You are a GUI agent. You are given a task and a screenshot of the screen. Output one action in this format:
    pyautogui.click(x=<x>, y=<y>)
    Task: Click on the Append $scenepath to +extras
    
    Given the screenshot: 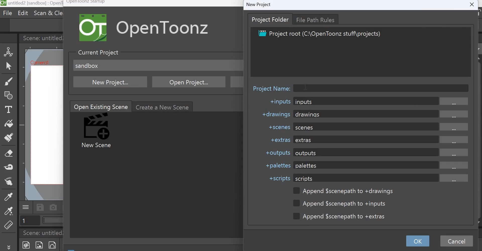 What is the action you would take?
    pyautogui.click(x=342, y=216)
    